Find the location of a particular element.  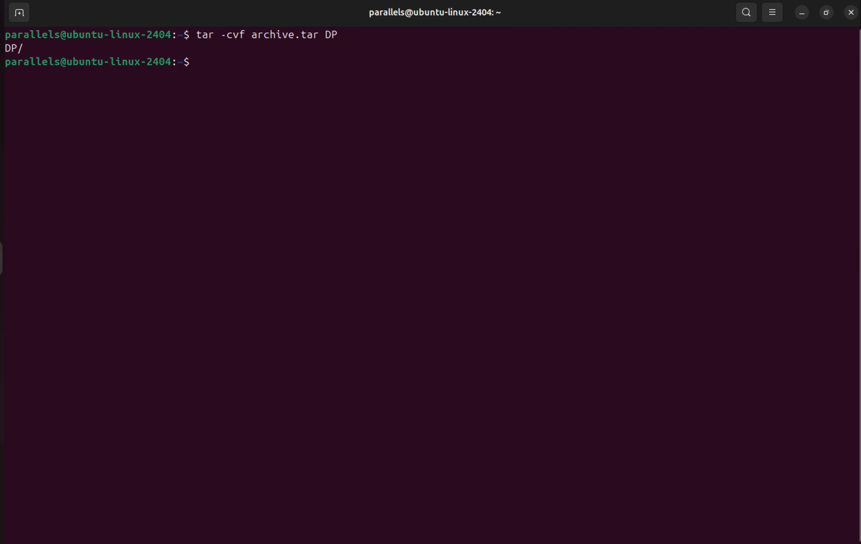

search bars is located at coordinates (746, 11).